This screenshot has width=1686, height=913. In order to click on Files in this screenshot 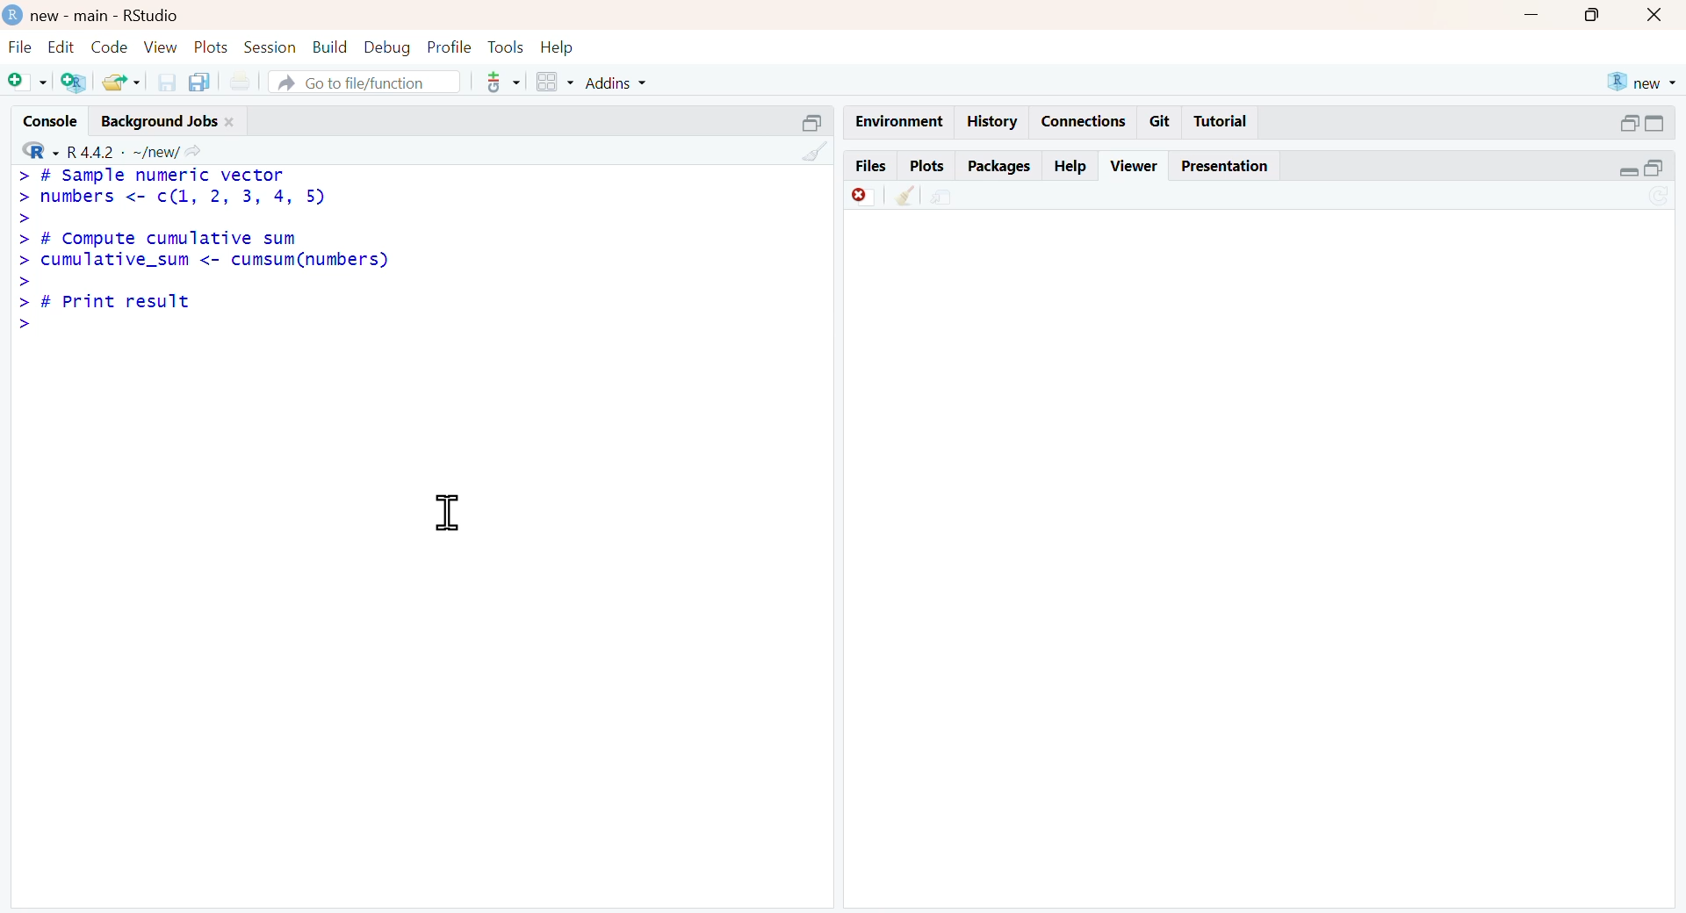, I will do `click(871, 166)`.